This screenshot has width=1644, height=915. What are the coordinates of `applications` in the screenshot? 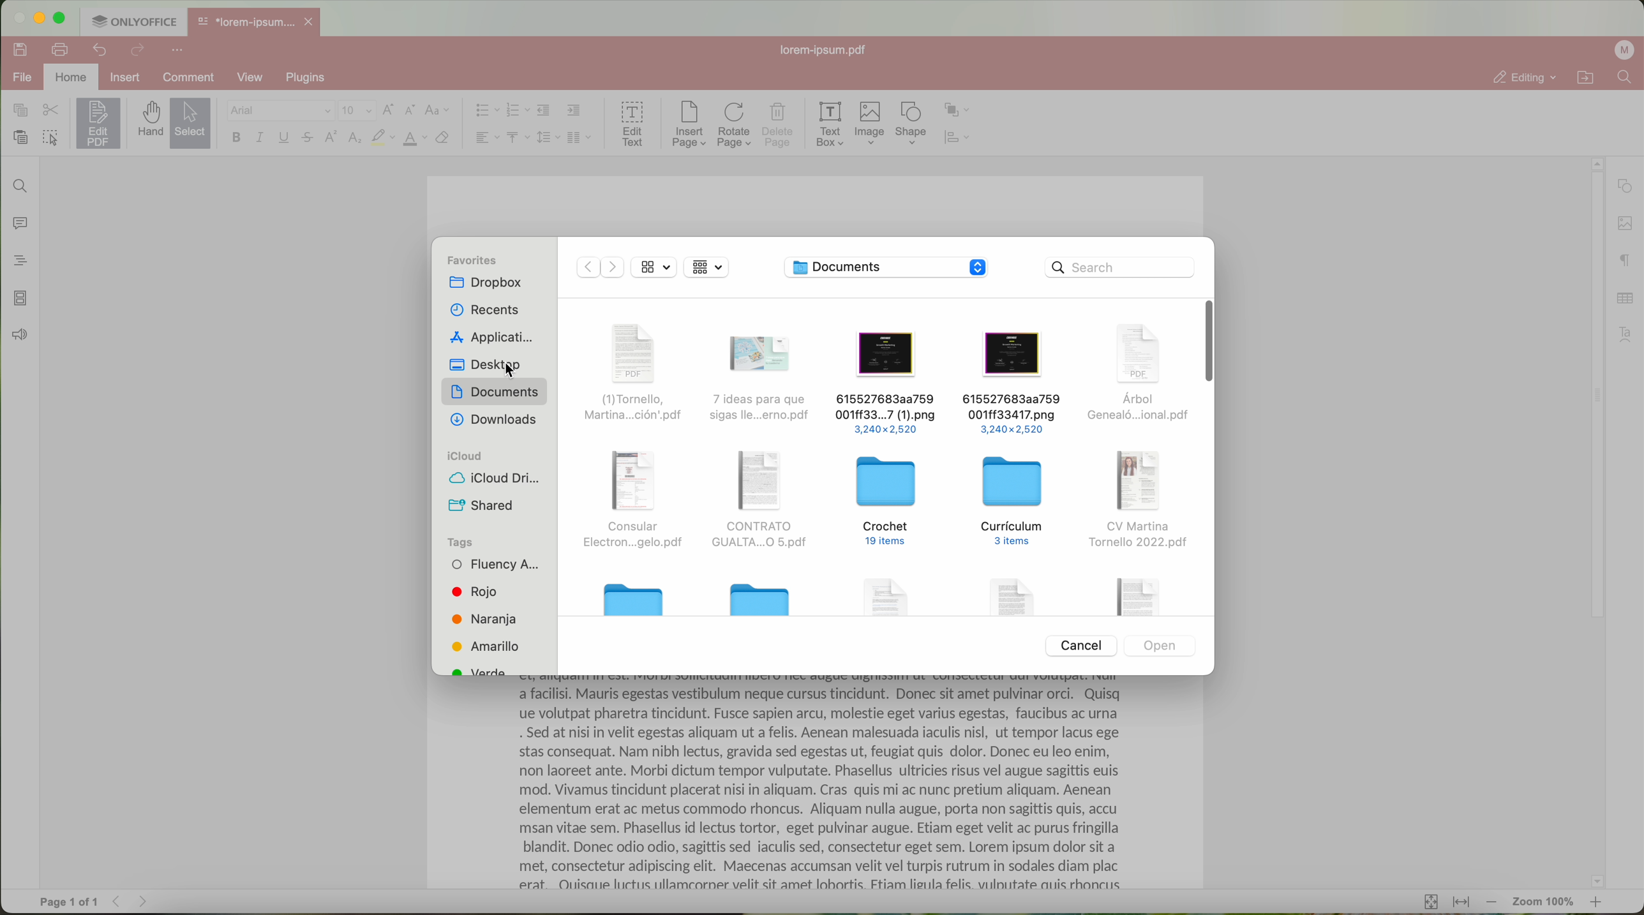 It's located at (491, 338).